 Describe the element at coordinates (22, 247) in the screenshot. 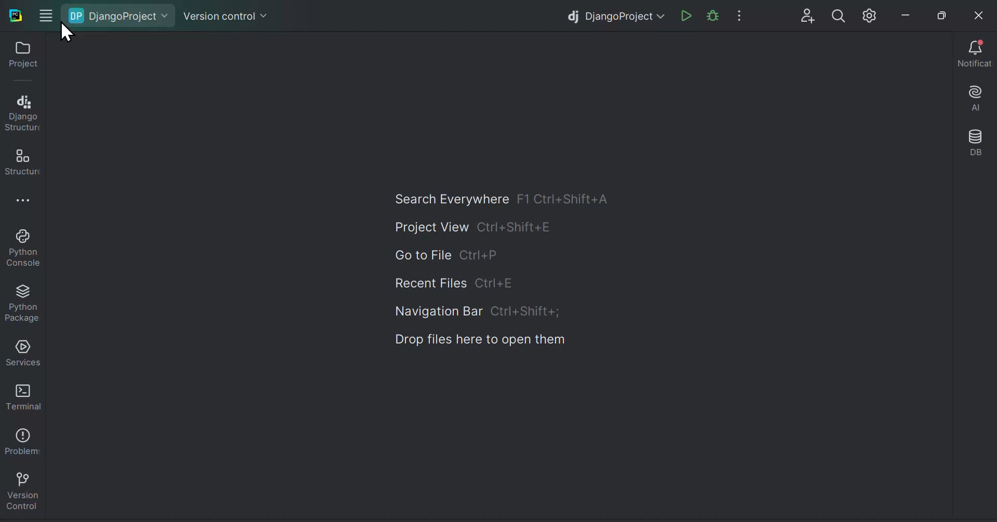

I see `Python console` at that location.